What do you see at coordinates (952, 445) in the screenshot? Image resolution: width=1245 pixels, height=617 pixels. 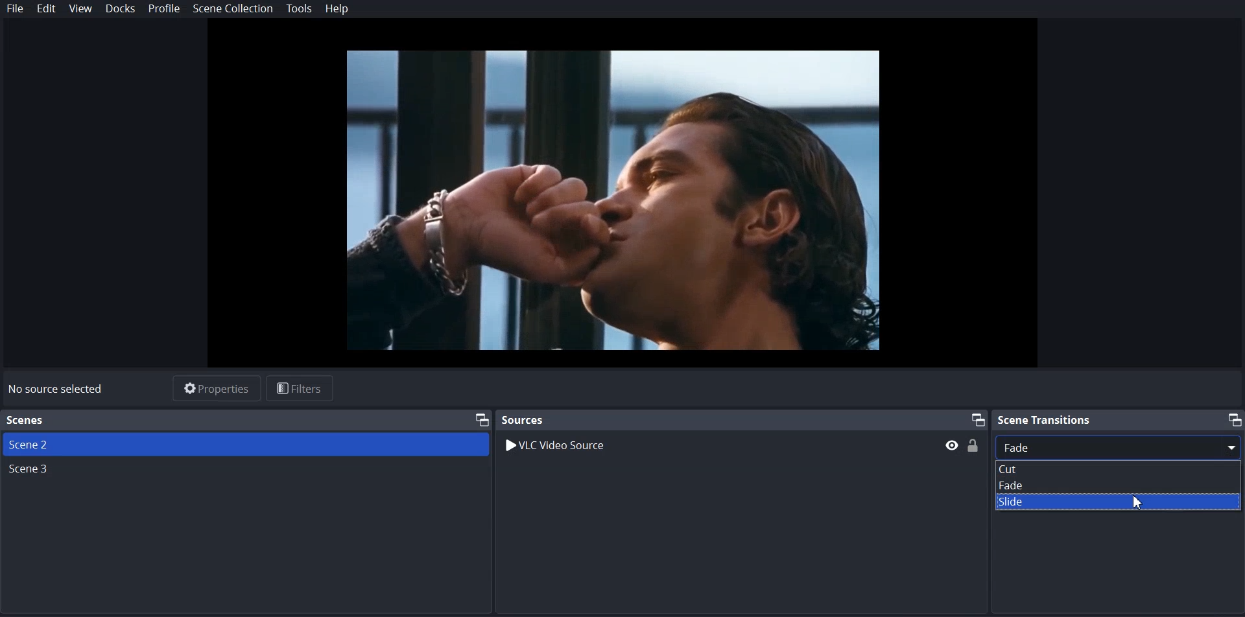 I see `hide/display` at bounding box center [952, 445].